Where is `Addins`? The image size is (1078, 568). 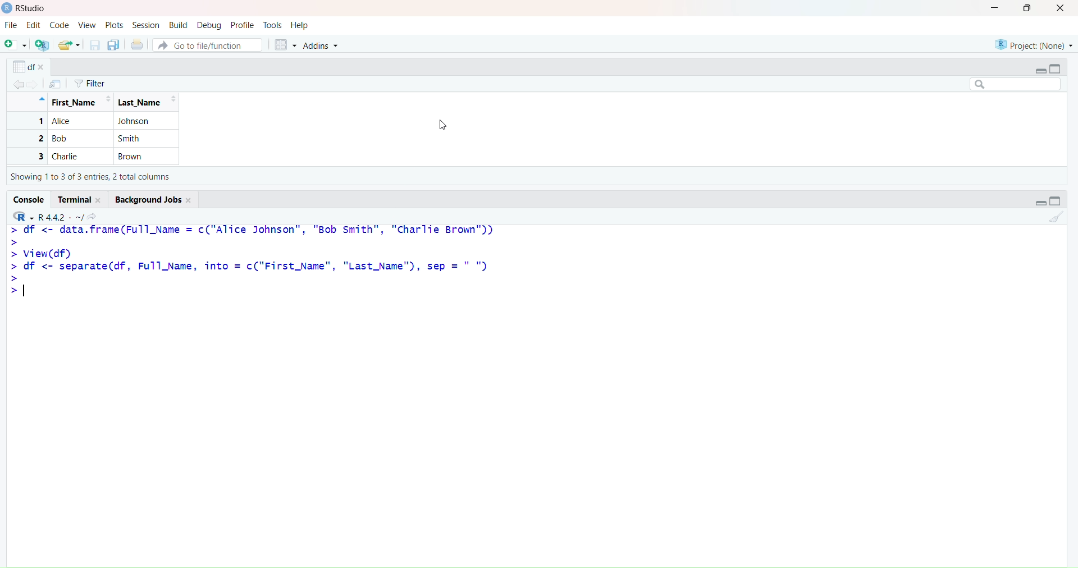 Addins is located at coordinates (323, 45).